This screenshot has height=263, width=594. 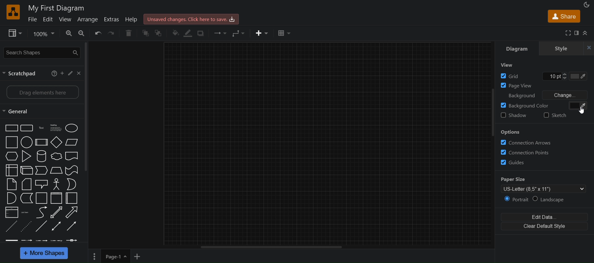 I want to click on cursor, so click(x=582, y=110).